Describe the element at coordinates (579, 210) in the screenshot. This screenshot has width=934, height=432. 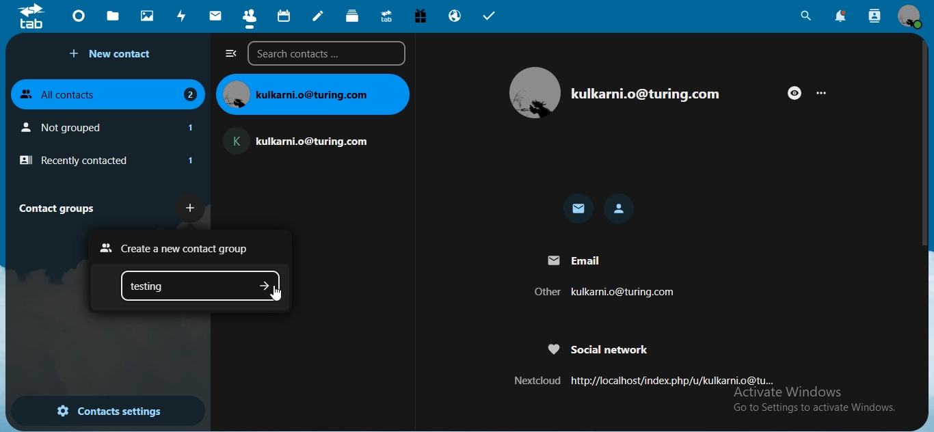
I see `mail` at that location.